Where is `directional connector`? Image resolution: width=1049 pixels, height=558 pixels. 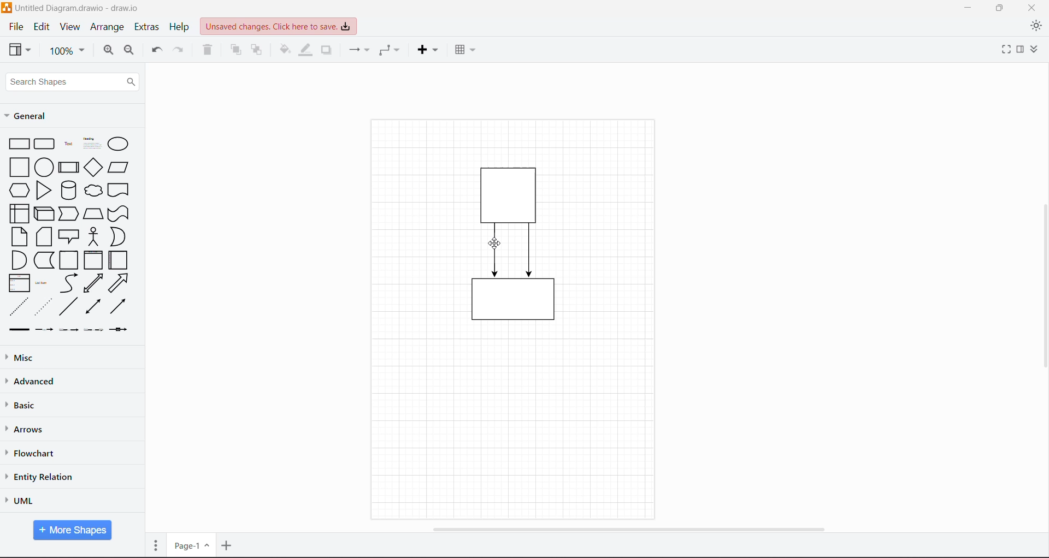
directional connector is located at coordinates (117, 306).